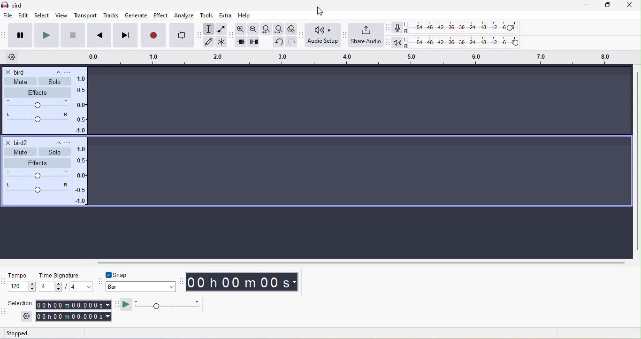 The image size is (641, 339). I want to click on audacity edit tool, so click(230, 36).